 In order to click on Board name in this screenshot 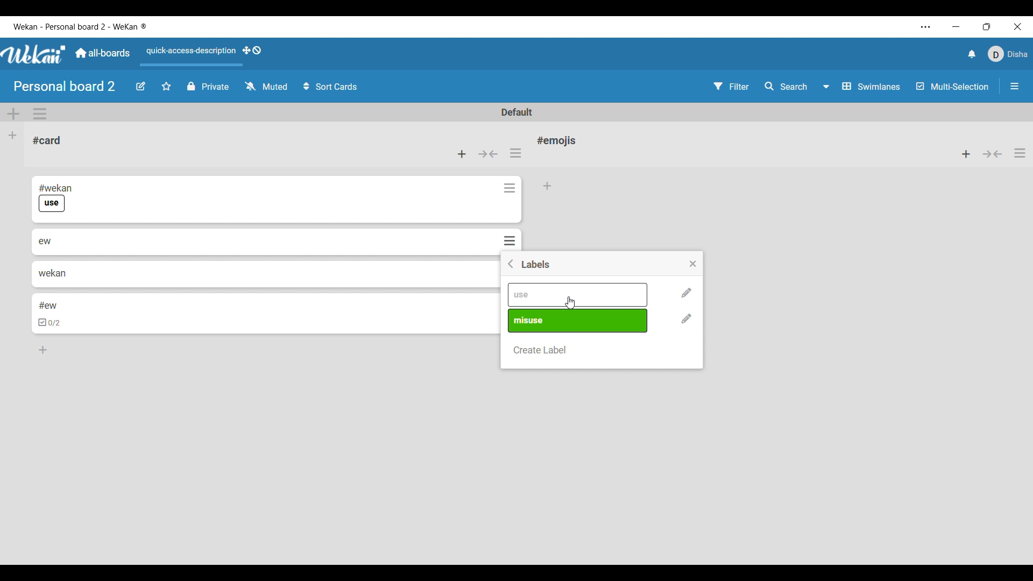, I will do `click(64, 86)`.